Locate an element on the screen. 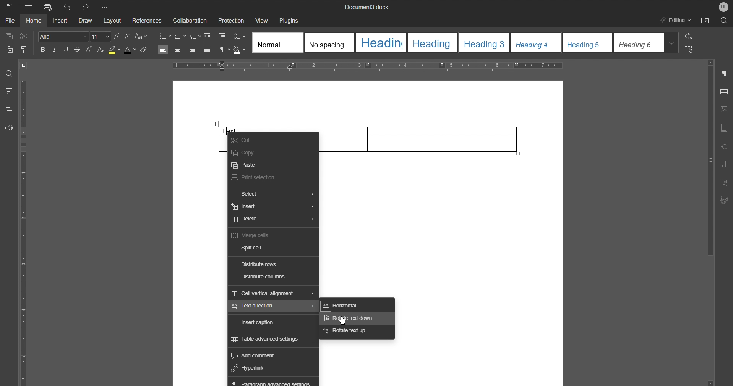 This screenshot has height=386, width=733. Horizontal Ruler is located at coordinates (367, 67).